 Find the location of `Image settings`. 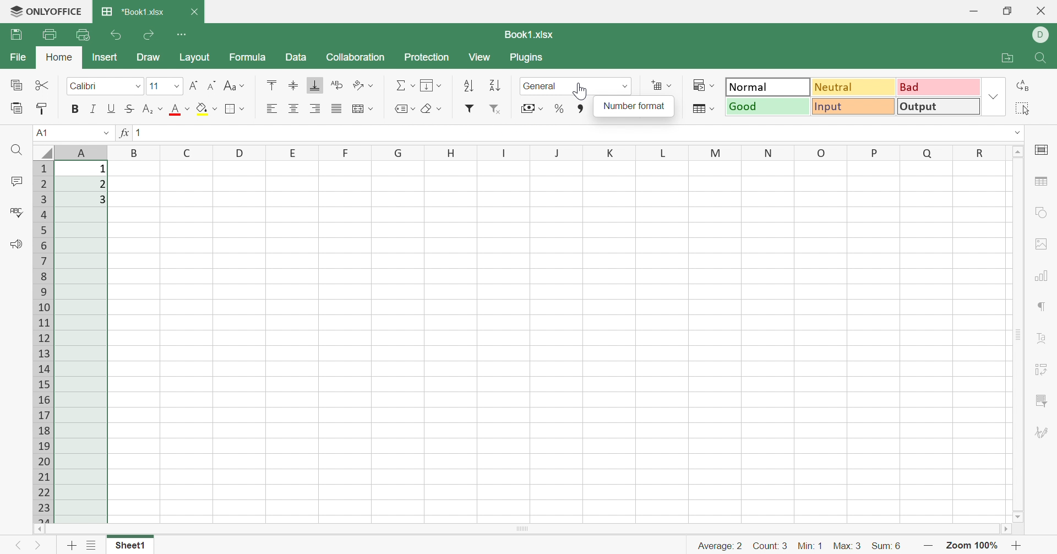

Image settings is located at coordinates (1041, 244).